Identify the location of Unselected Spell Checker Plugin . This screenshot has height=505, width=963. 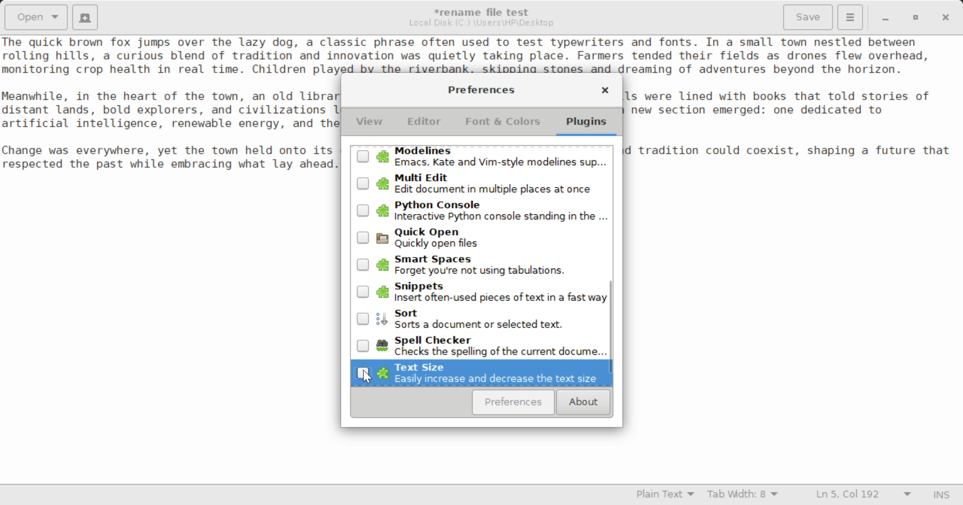
(484, 345).